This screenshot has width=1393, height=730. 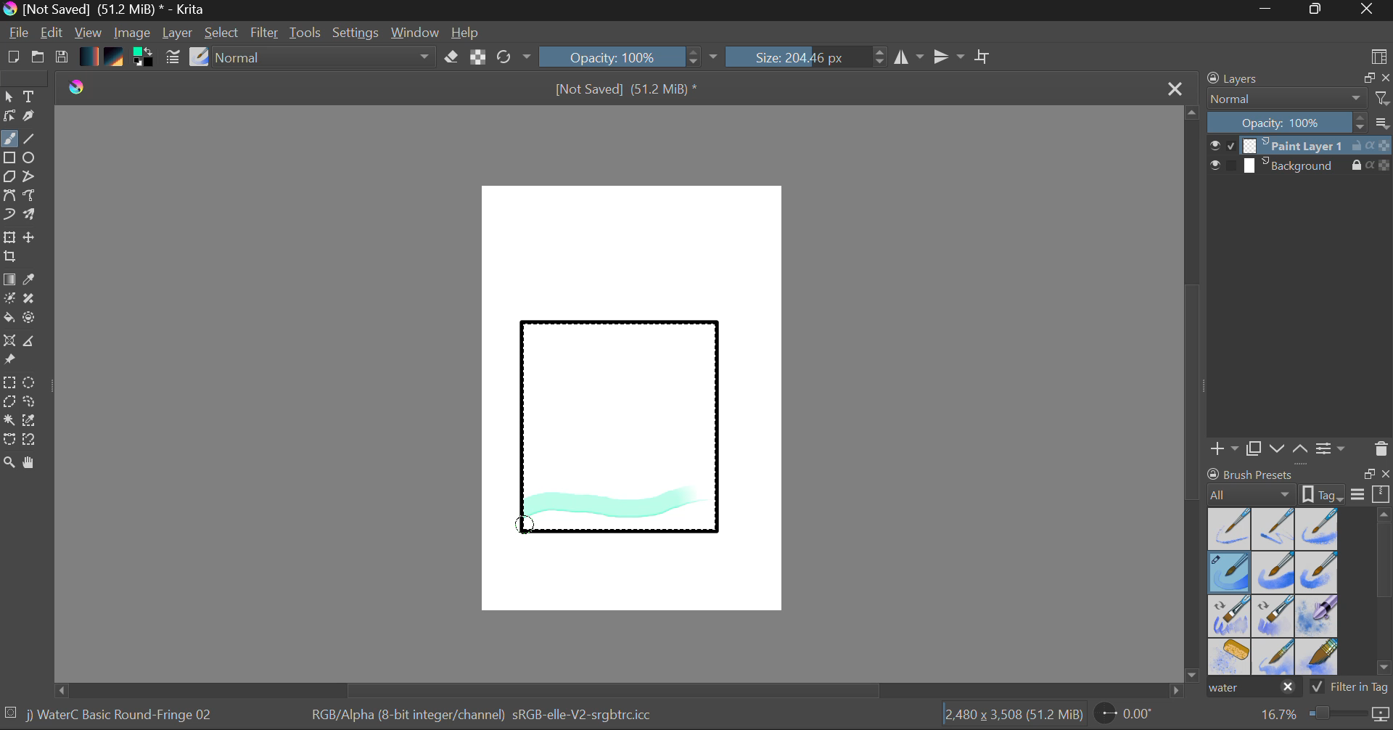 What do you see at coordinates (1177, 88) in the screenshot?
I see `Close` at bounding box center [1177, 88].